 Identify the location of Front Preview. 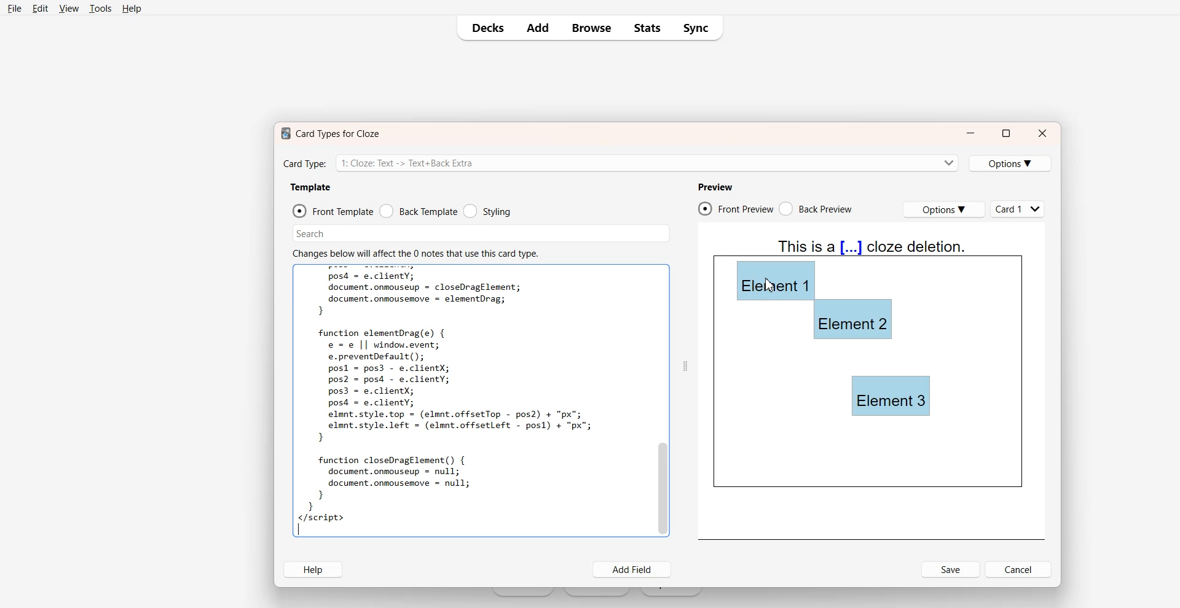
(736, 208).